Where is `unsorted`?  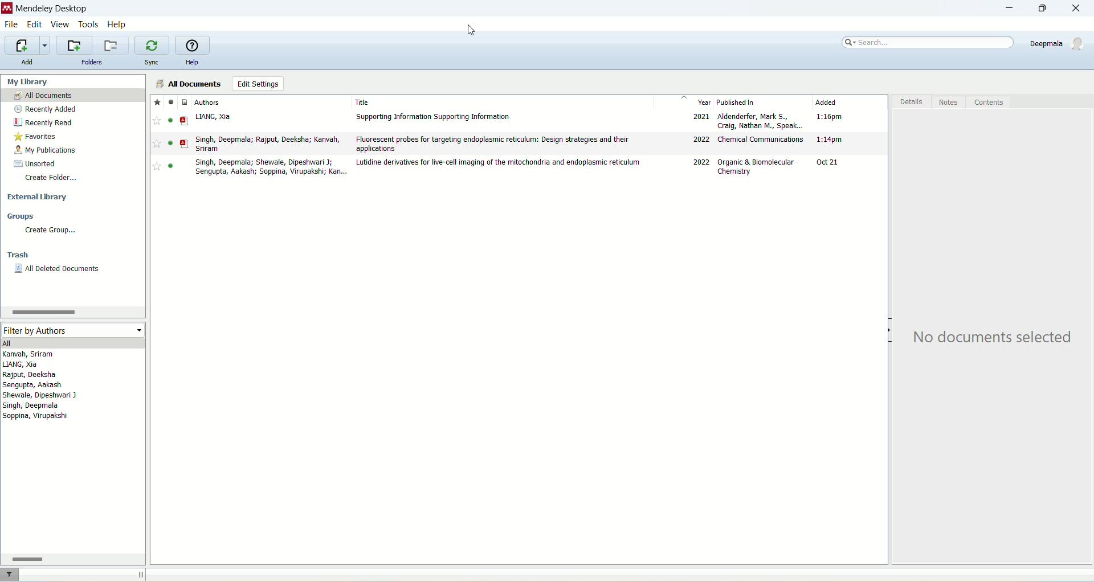
unsorted is located at coordinates (35, 164).